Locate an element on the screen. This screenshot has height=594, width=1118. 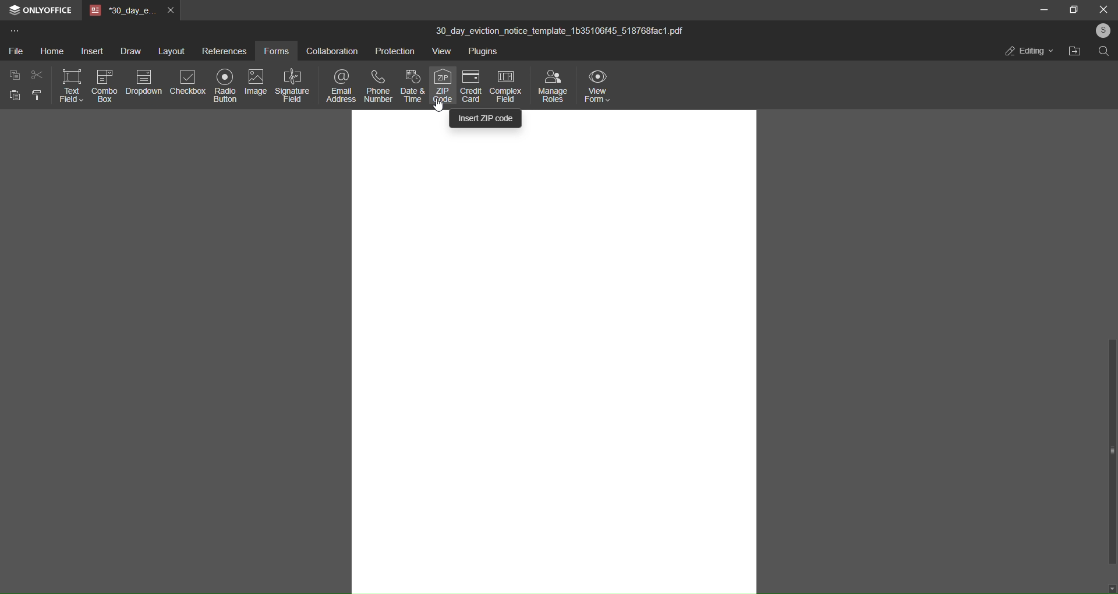
user is located at coordinates (1102, 30).